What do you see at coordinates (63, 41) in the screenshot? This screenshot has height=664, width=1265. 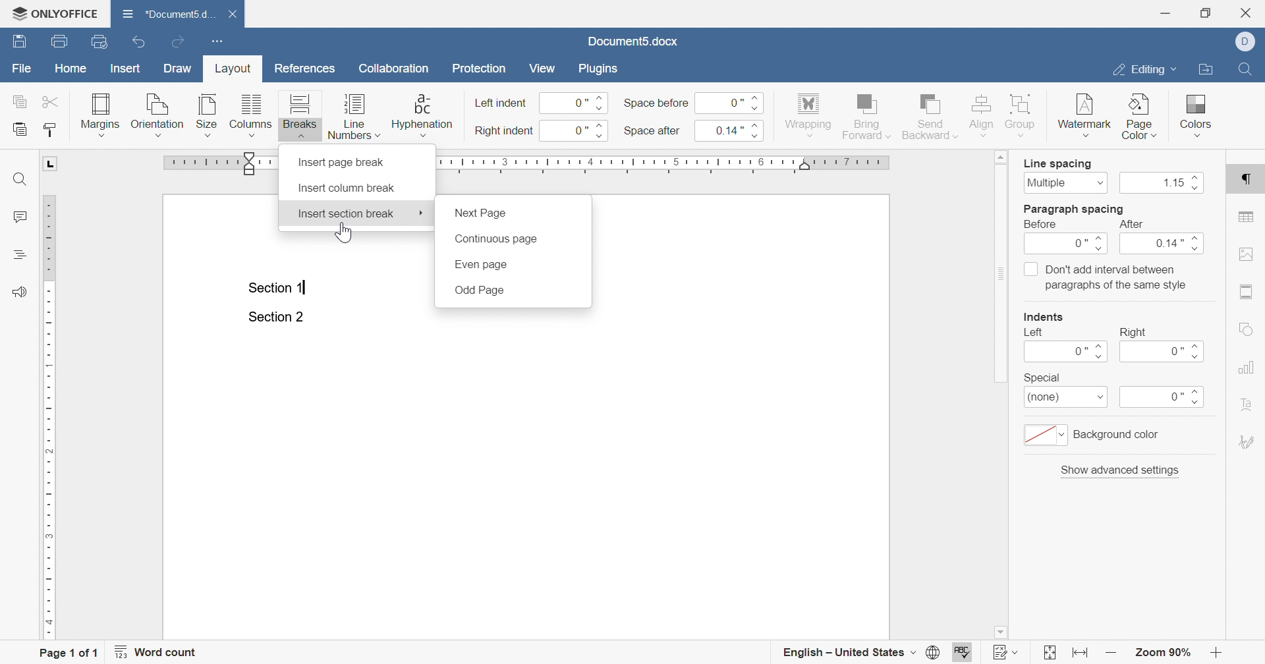 I see `print` at bounding box center [63, 41].